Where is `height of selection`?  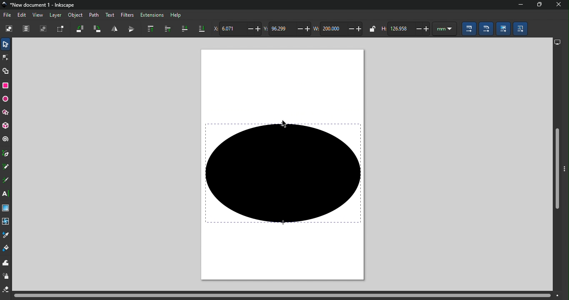 height of selection is located at coordinates (405, 28).